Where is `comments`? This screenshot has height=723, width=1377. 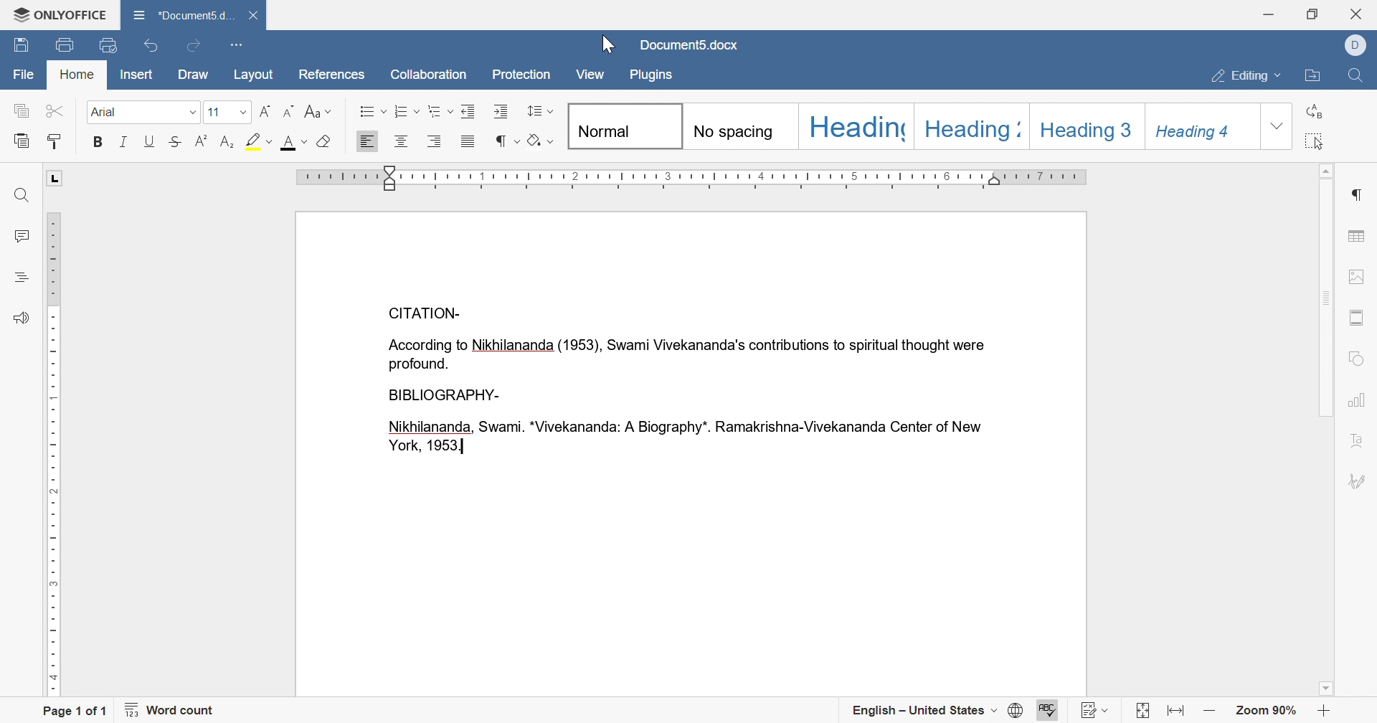 comments is located at coordinates (24, 236).